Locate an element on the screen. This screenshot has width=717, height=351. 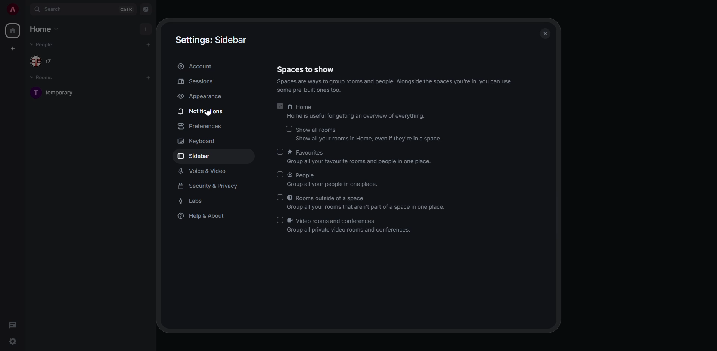
notifications is located at coordinates (203, 111).